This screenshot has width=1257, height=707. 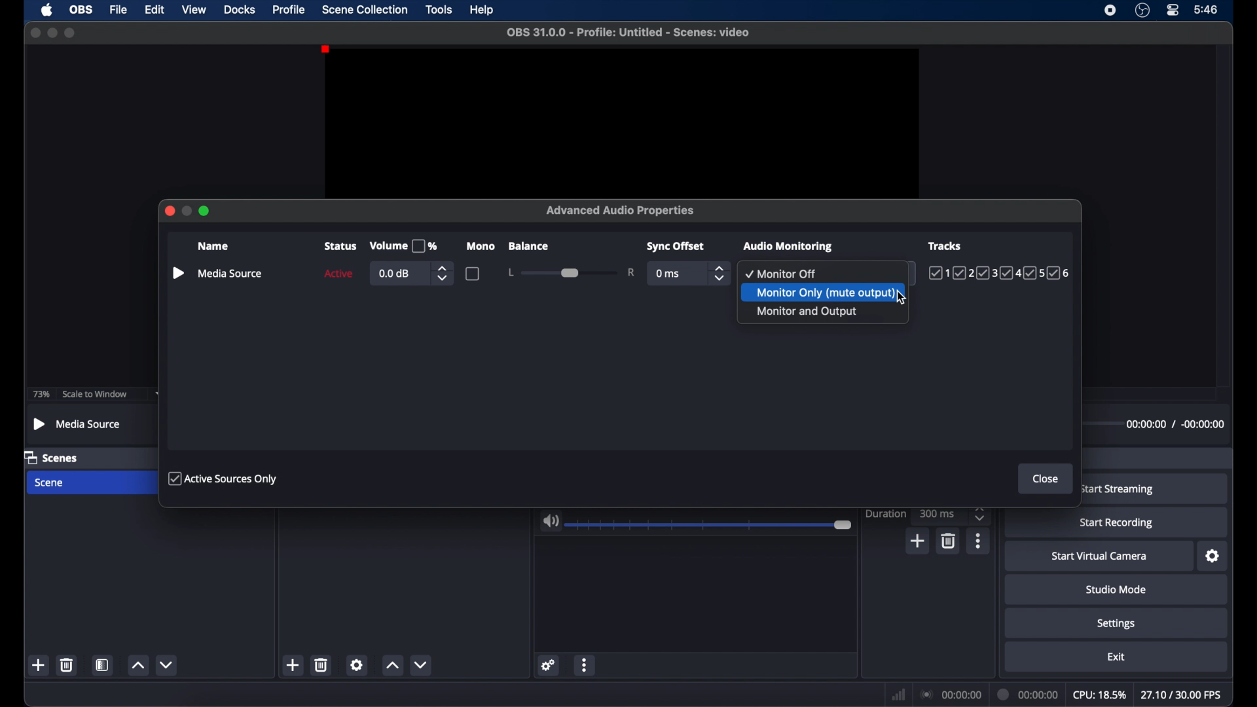 What do you see at coordinates (627, 31) in the screenshot?
I see `filename` at bounding box center [627, 31].